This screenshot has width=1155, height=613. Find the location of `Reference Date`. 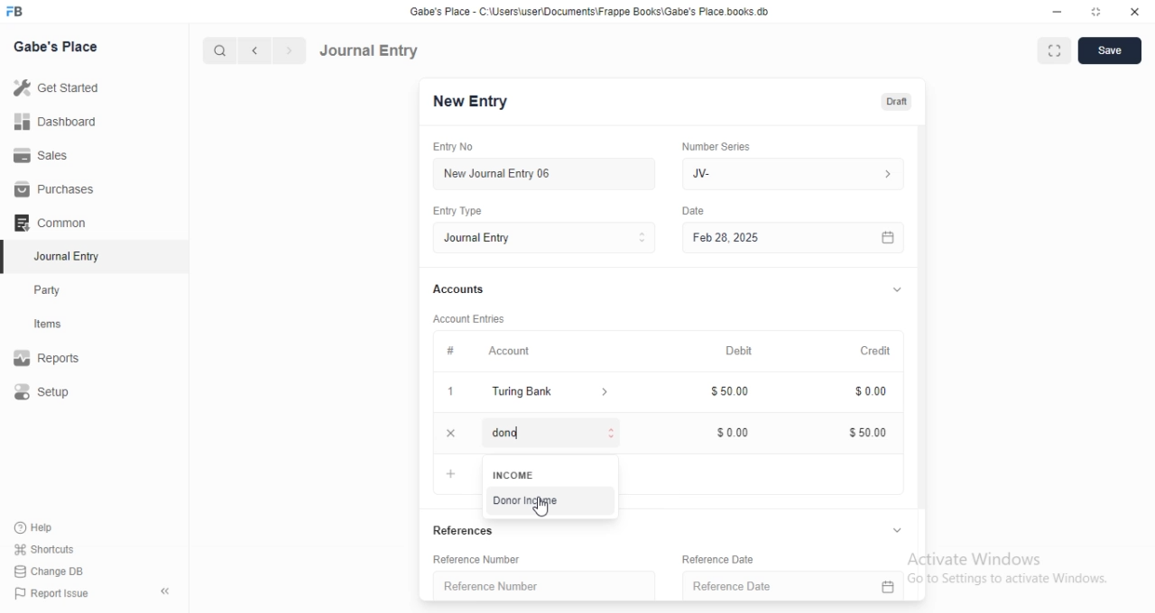

Reference Date is located at coordinates (774, 587).